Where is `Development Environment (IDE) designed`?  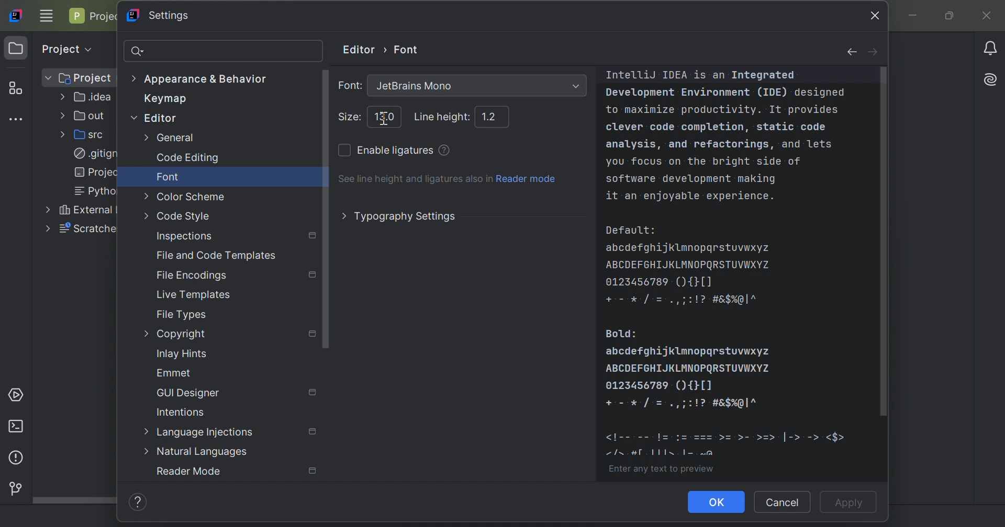 Development Environment (IDE) designed is located at coordinates (725, 93).